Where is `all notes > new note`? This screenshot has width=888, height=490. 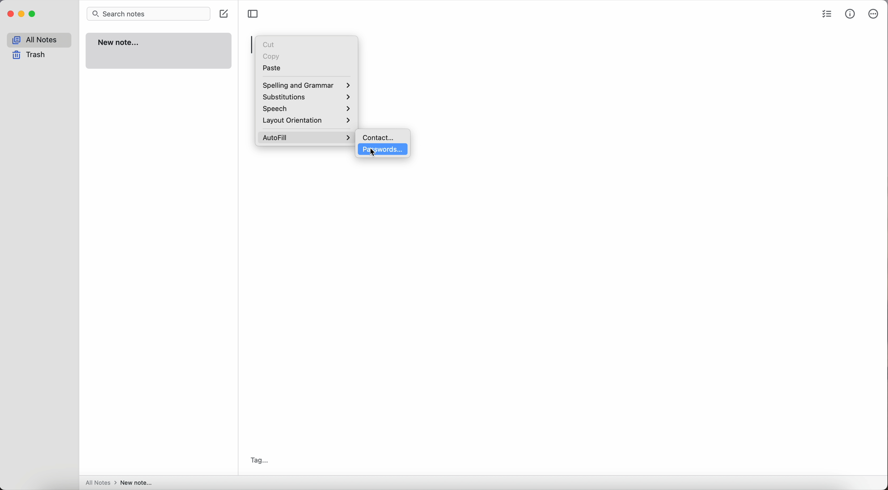
all notes > new note is located at coordinates (119, 483).